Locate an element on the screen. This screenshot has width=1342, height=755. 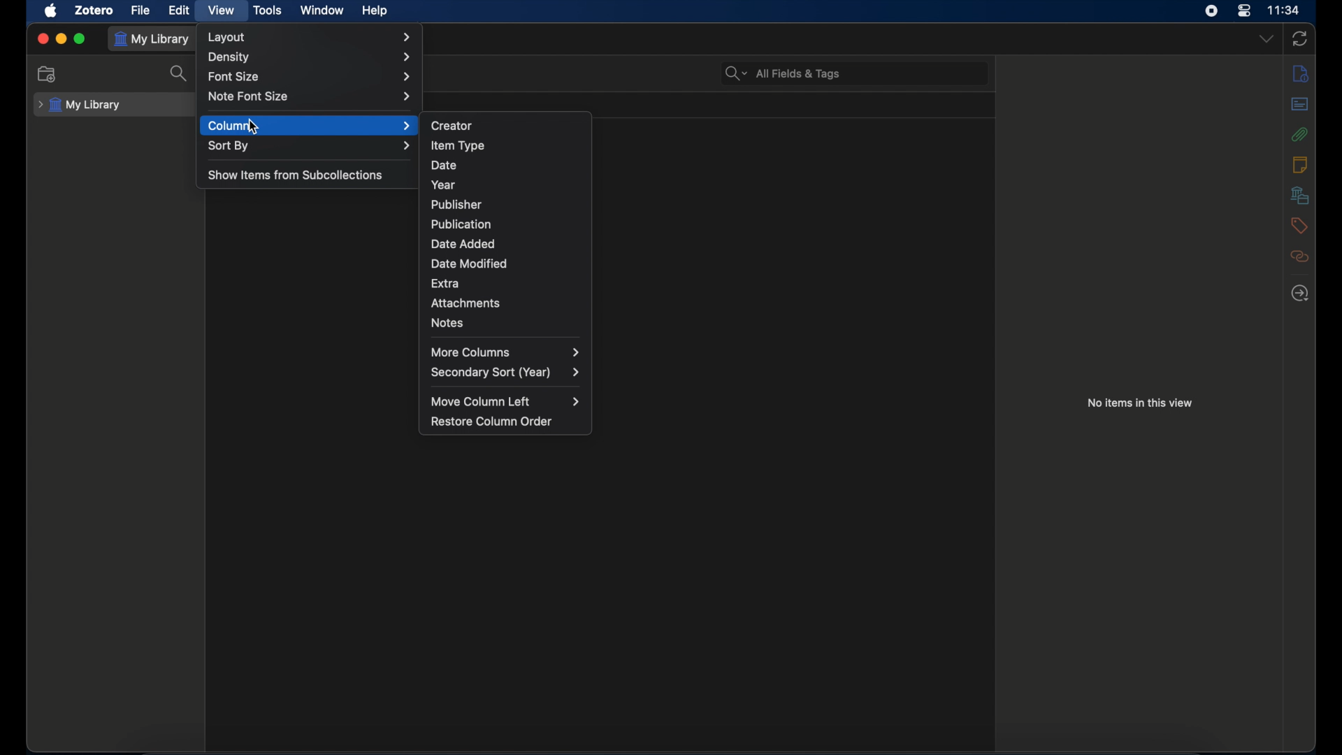
year is located at coordinates (444, 185).